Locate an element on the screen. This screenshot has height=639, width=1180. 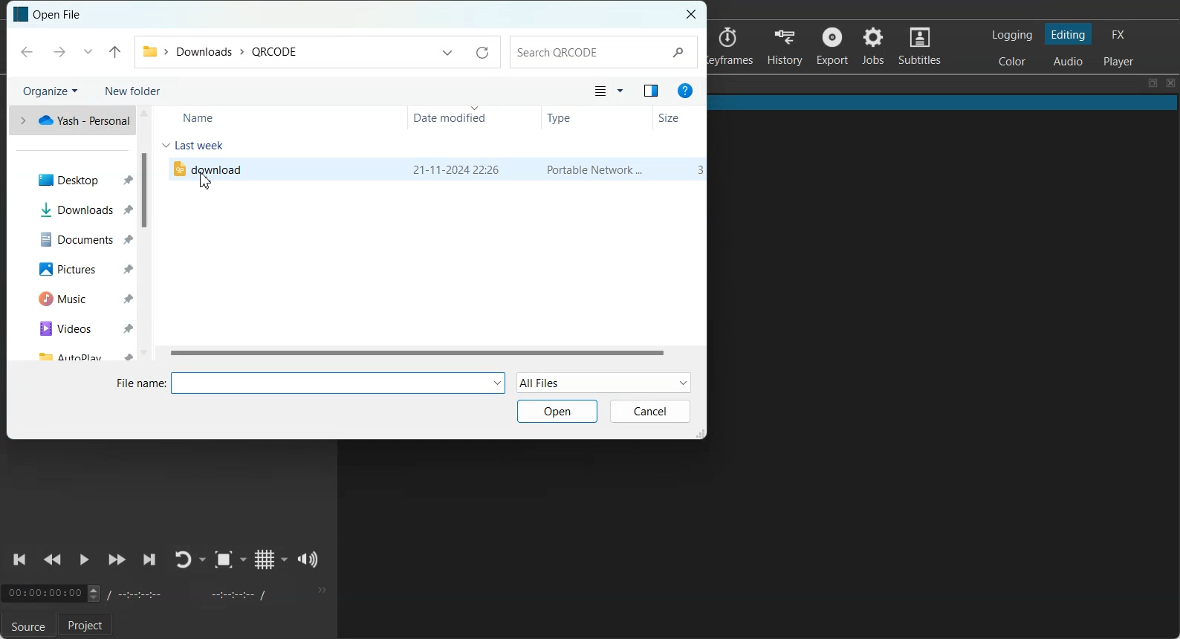
path is located at coordinates (219, 50).